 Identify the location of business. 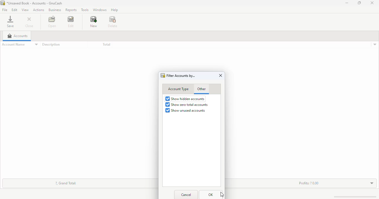
(55, 10).